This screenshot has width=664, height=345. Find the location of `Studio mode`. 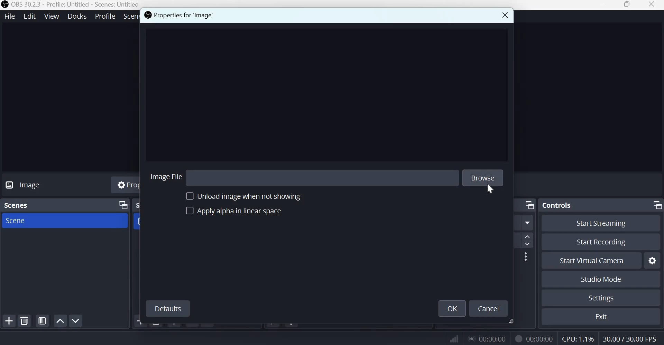

Studio mode is located at coordinates (601, 279).